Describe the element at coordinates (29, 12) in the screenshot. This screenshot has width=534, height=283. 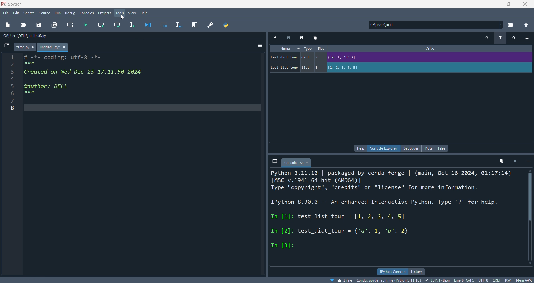
I see `search` at that location.